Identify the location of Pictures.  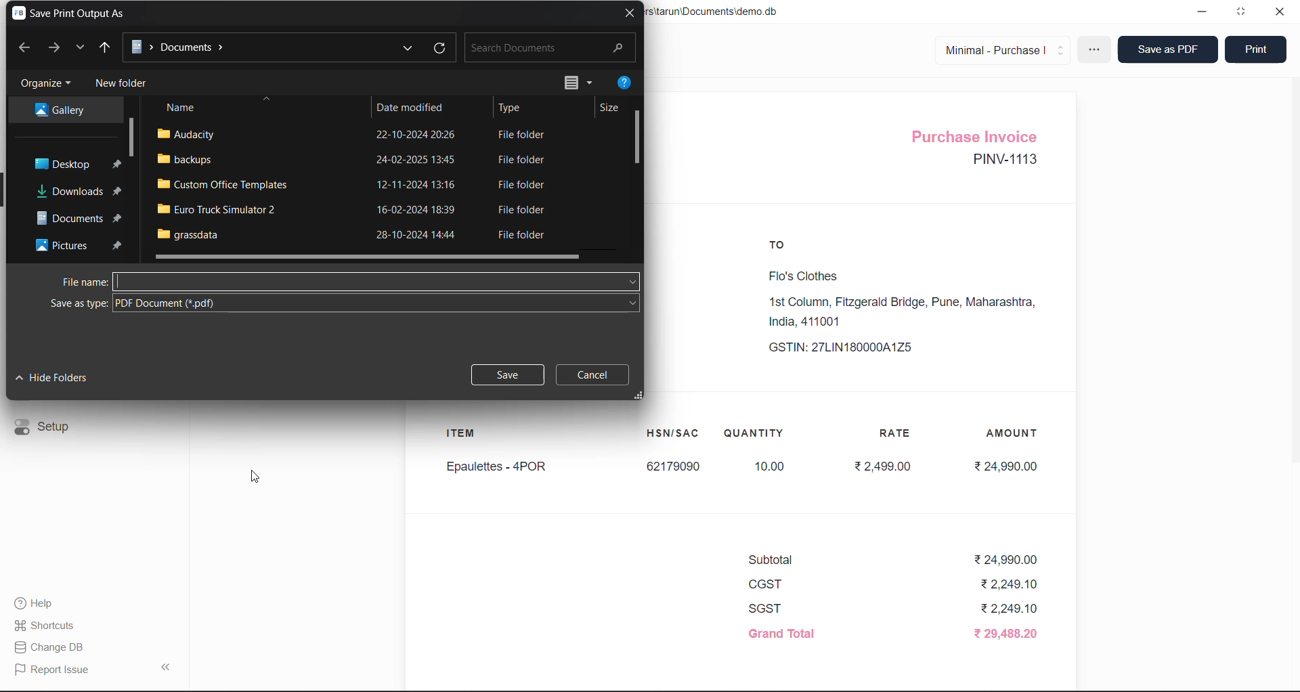
(79, 244).